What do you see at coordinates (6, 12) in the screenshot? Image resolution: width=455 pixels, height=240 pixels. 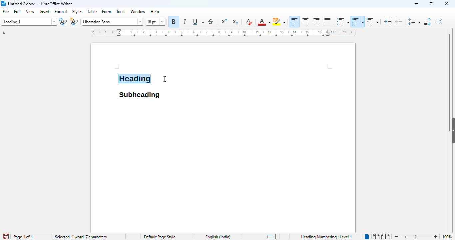 I see `file` at bounding box center [6, 12].